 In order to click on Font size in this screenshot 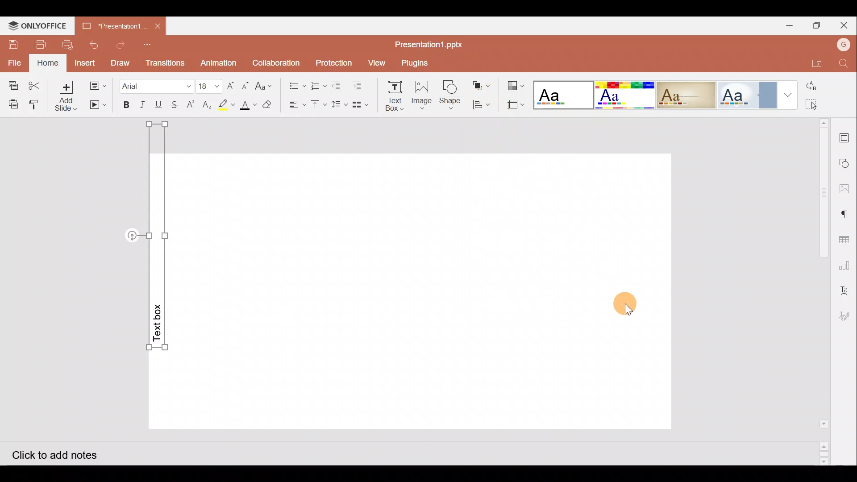, I will do `click(210, 86)`.